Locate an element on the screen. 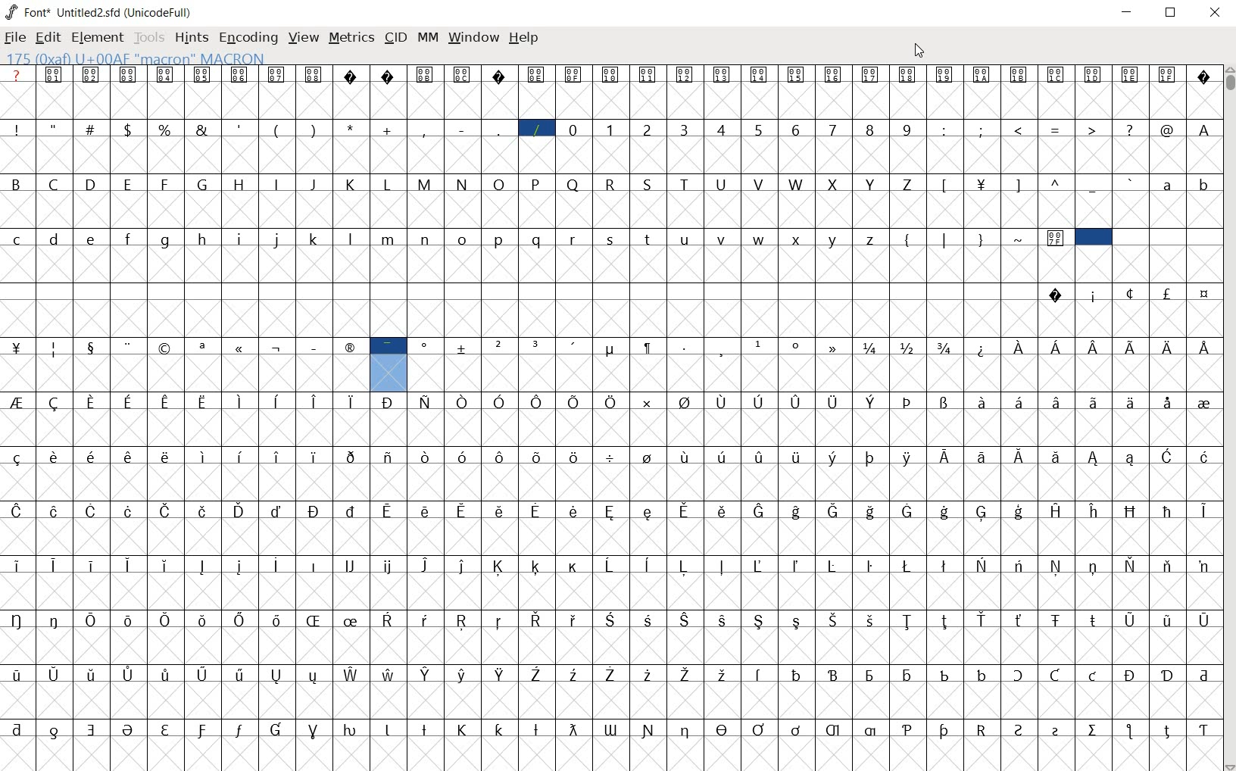 Image resolution: width=1236 pixels, height=771 pixels. WINDOW is located at coordinates (472, 38).